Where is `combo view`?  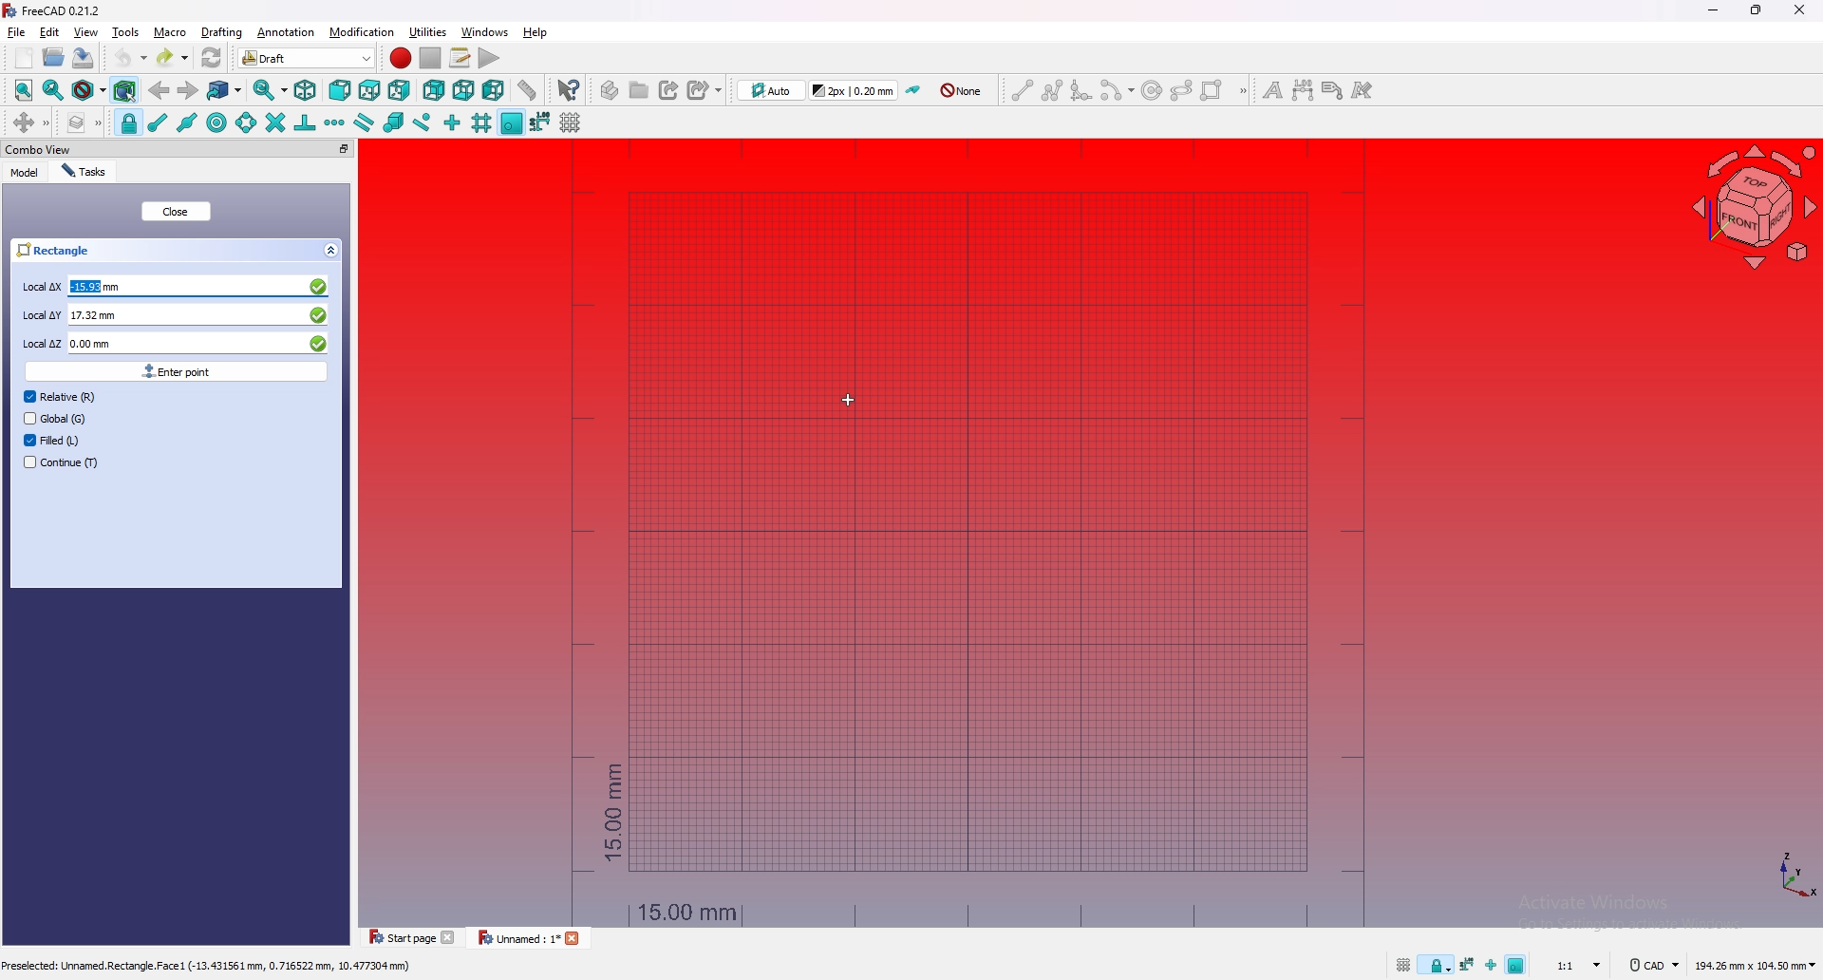 combo view is located at coordinates (38, 149).